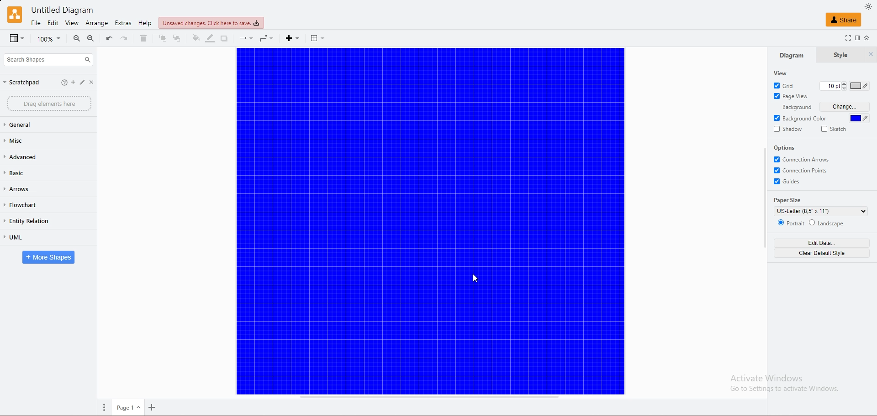 This screenshot has width=877, height=416. I want to click on page view, so click(791, 96).